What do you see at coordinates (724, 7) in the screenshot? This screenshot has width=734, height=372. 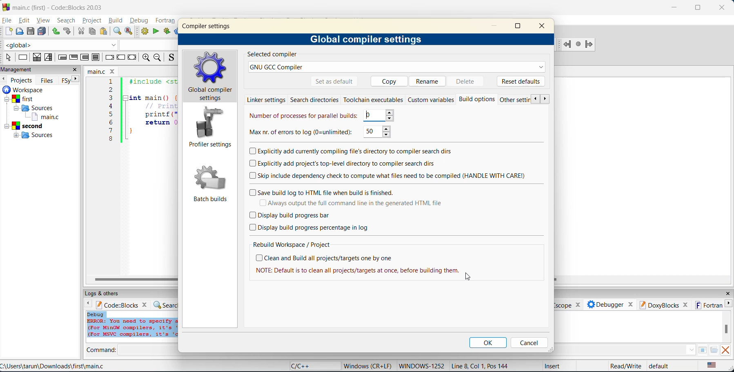 I see `close` at bounding box center [724, 7].